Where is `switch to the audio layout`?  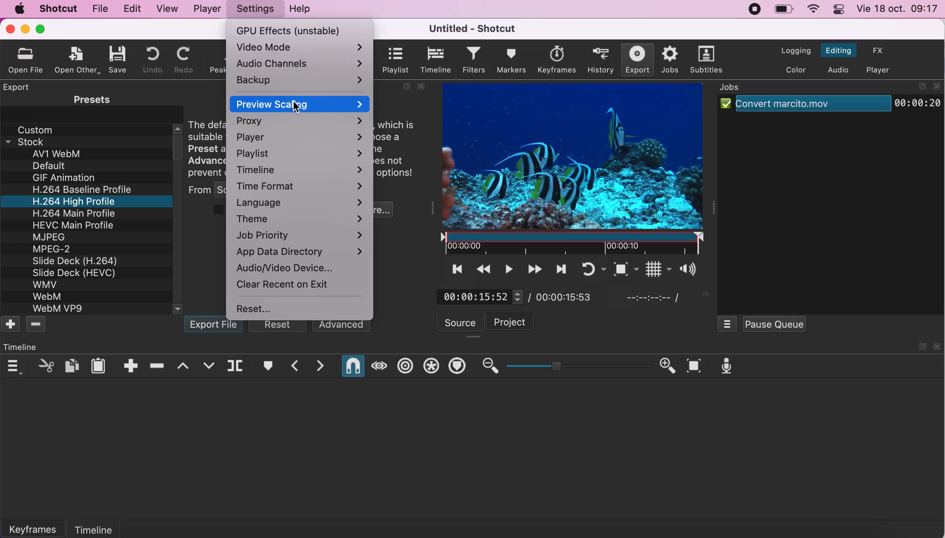 switch to the audio layout is located at coordinates (838, 70).